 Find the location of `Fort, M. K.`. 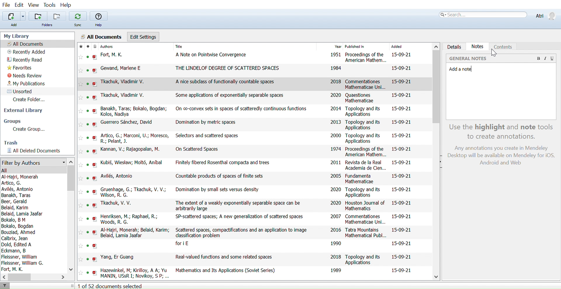

Fort, M. K. is located at coordinates (14, 269).